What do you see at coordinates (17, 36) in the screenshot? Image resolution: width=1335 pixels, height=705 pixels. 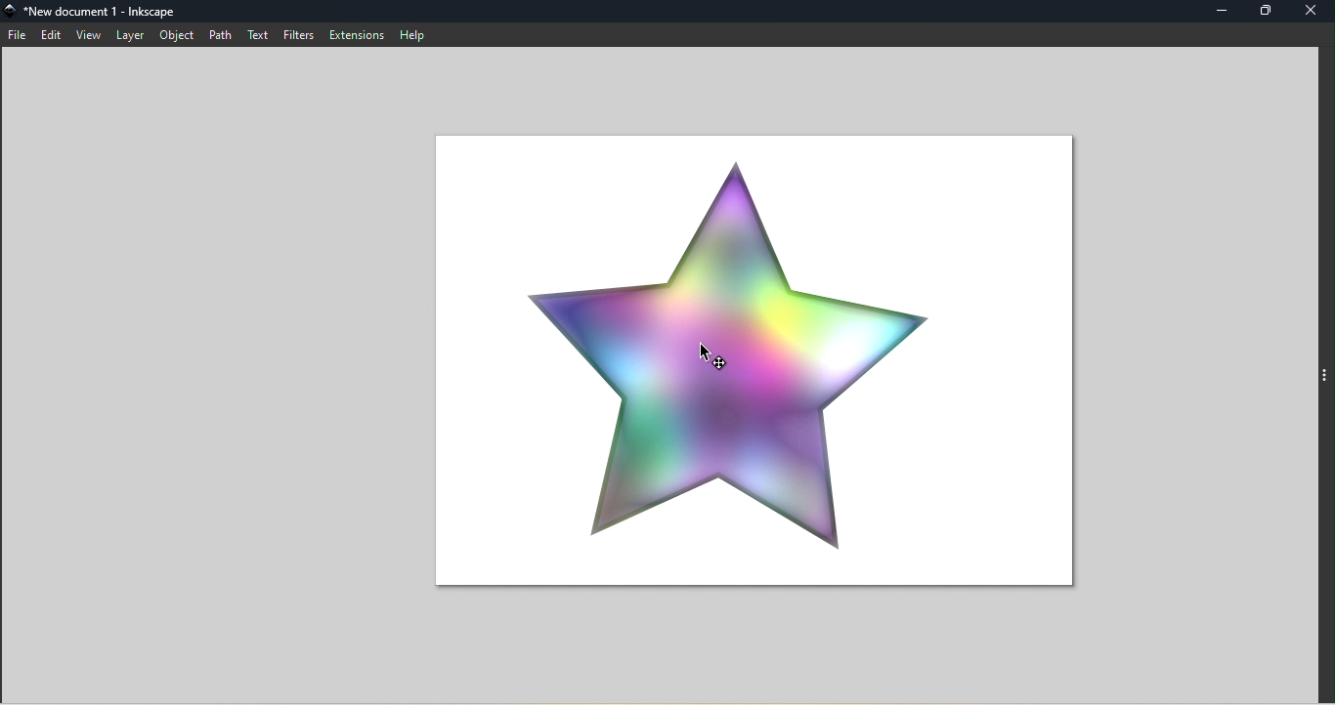 I see `File` at bounding box center [17, 36].